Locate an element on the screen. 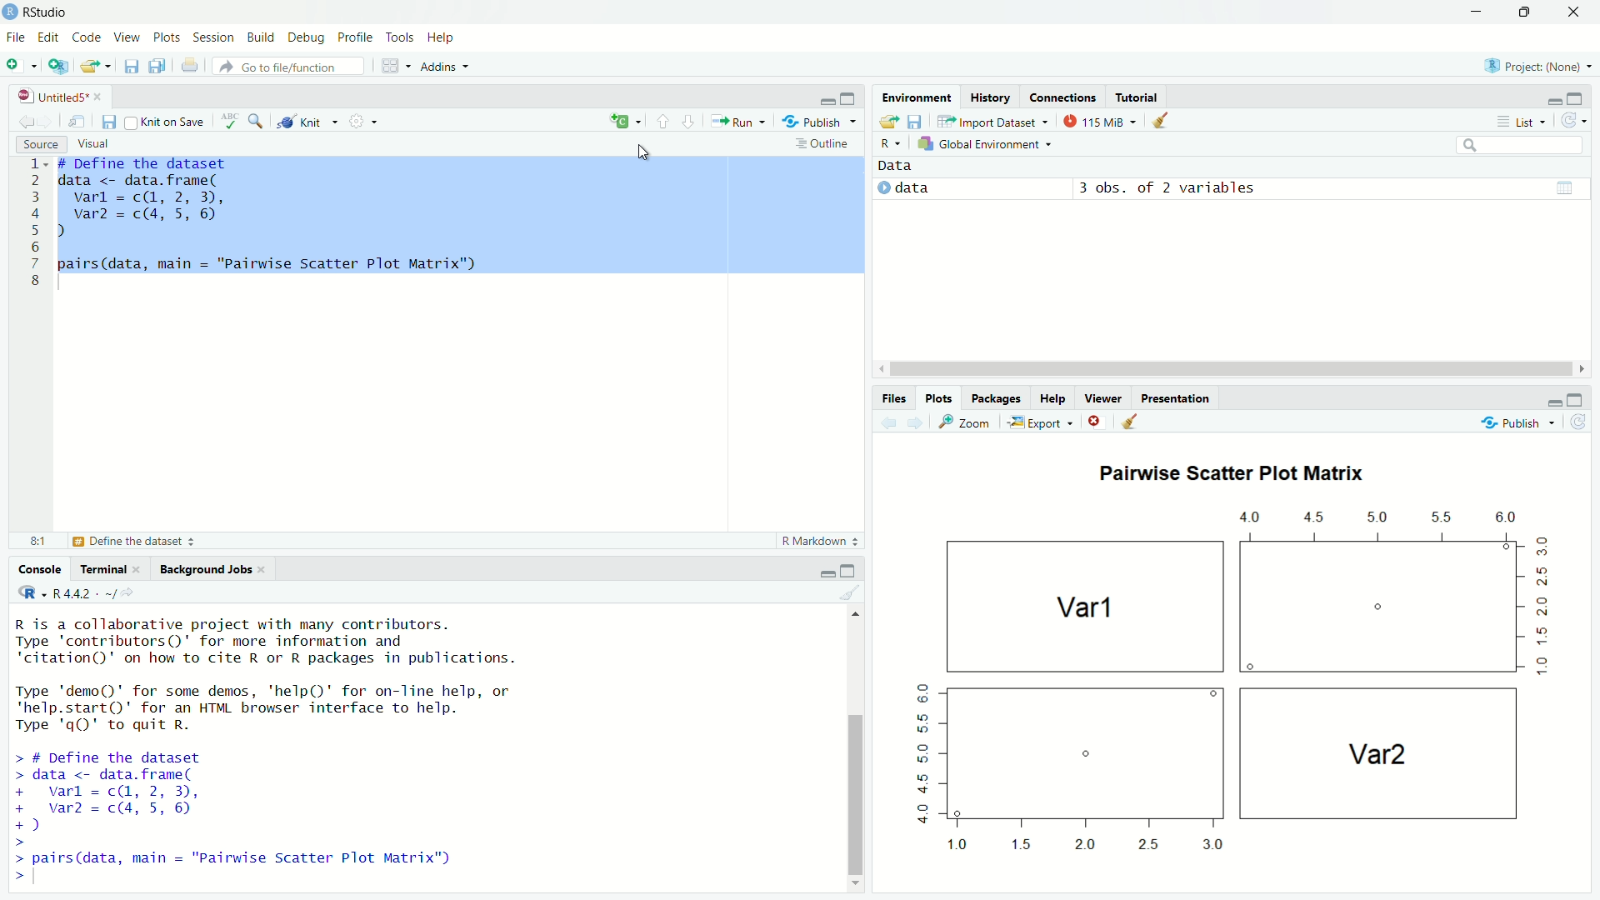  Open an existing file (Ctrl + O) is located at coordinates (97, 65).